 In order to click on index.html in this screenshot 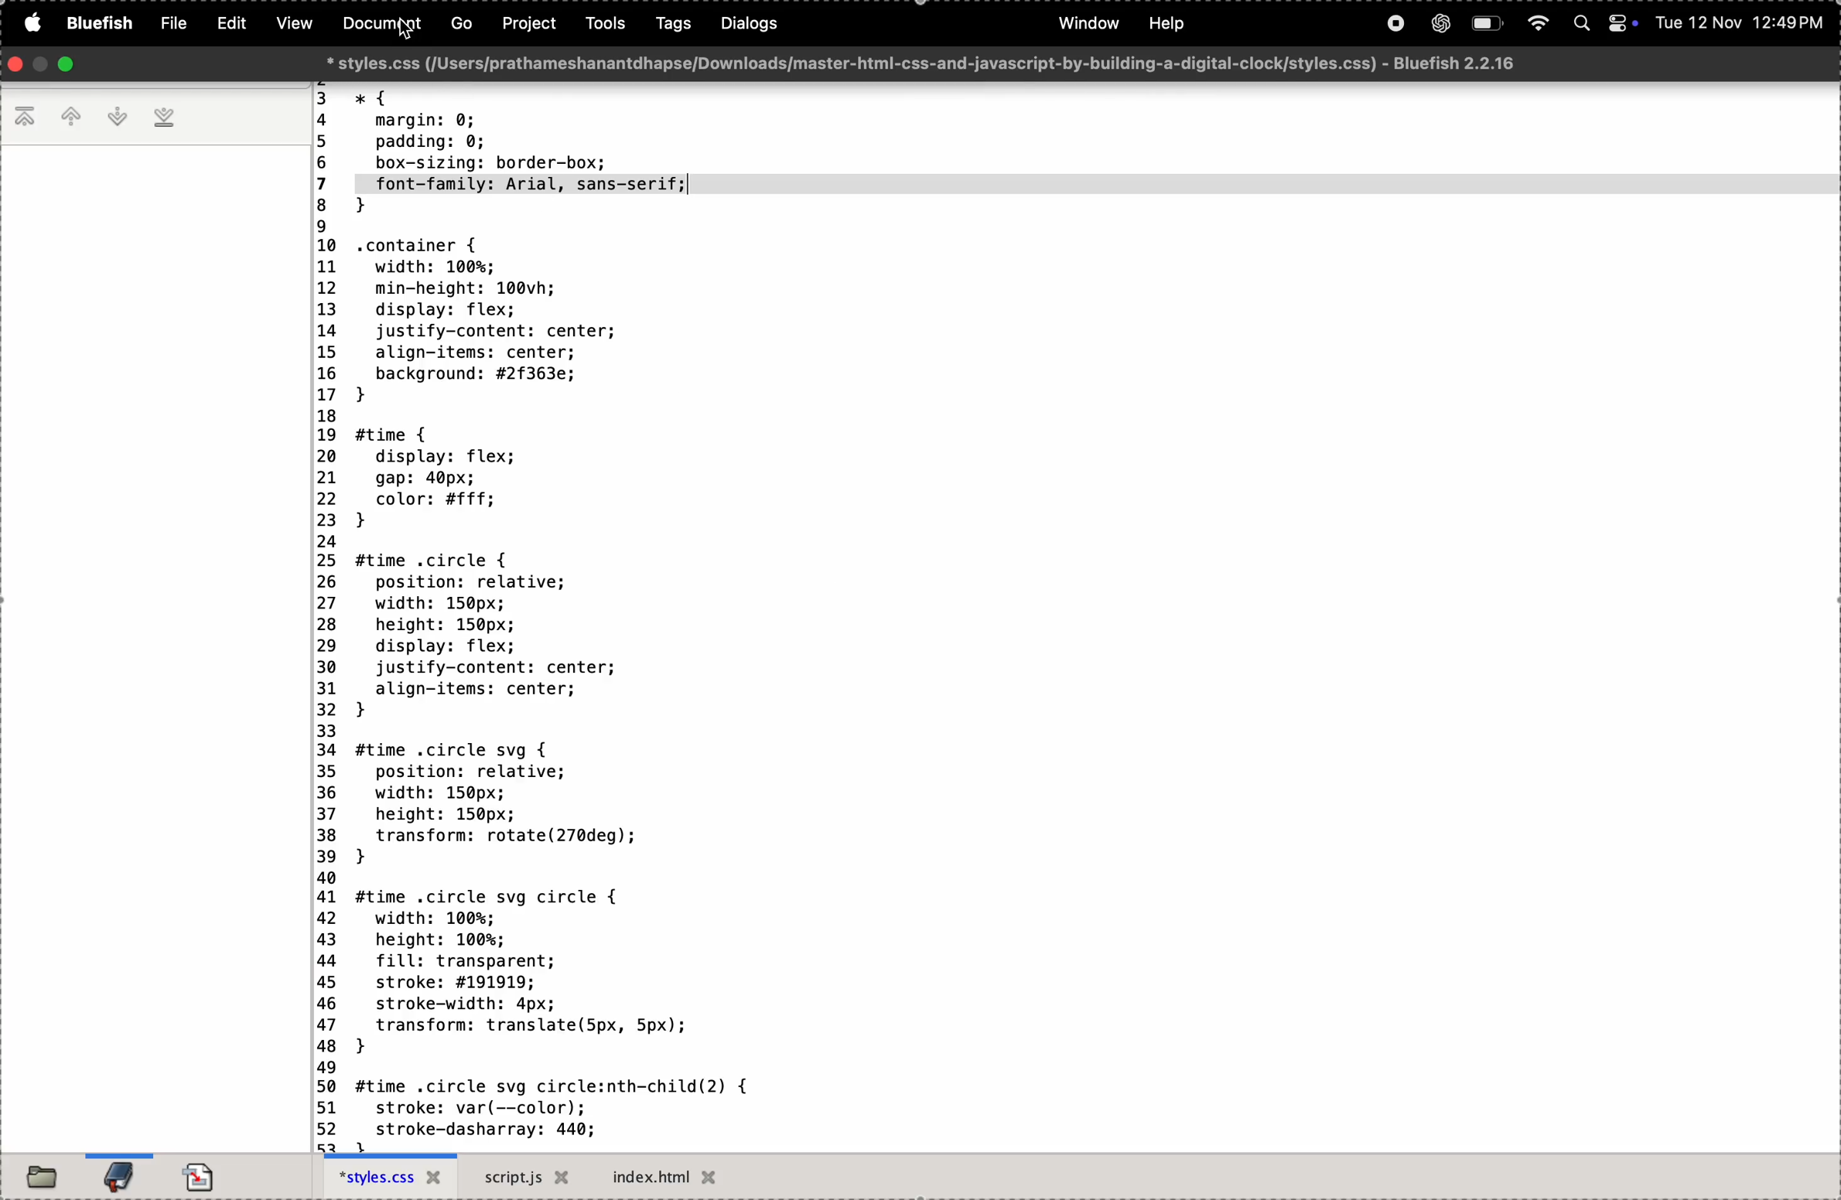, I will do `click(670, 1176)`.